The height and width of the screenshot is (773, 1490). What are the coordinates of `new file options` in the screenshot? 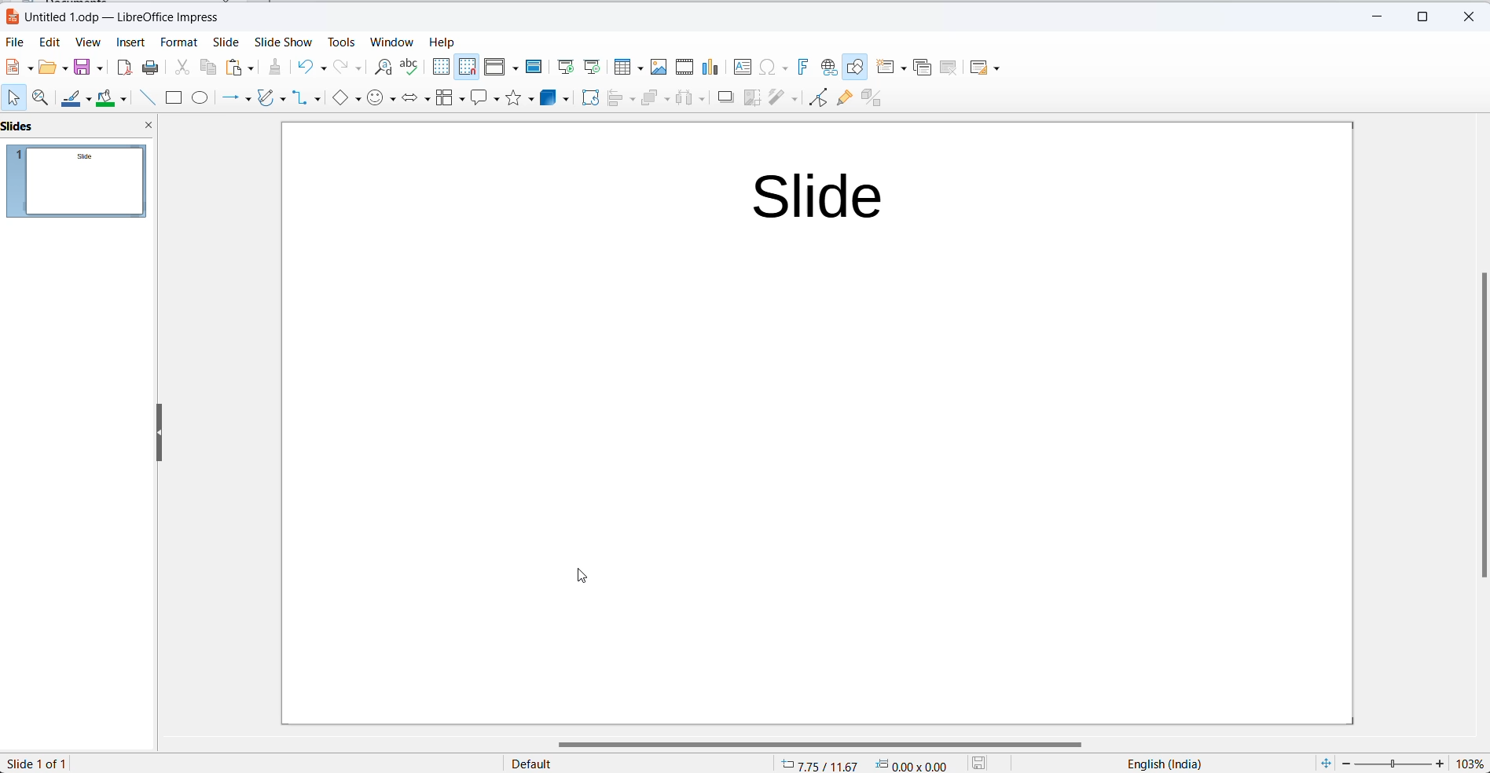 It's located at (18, 67).